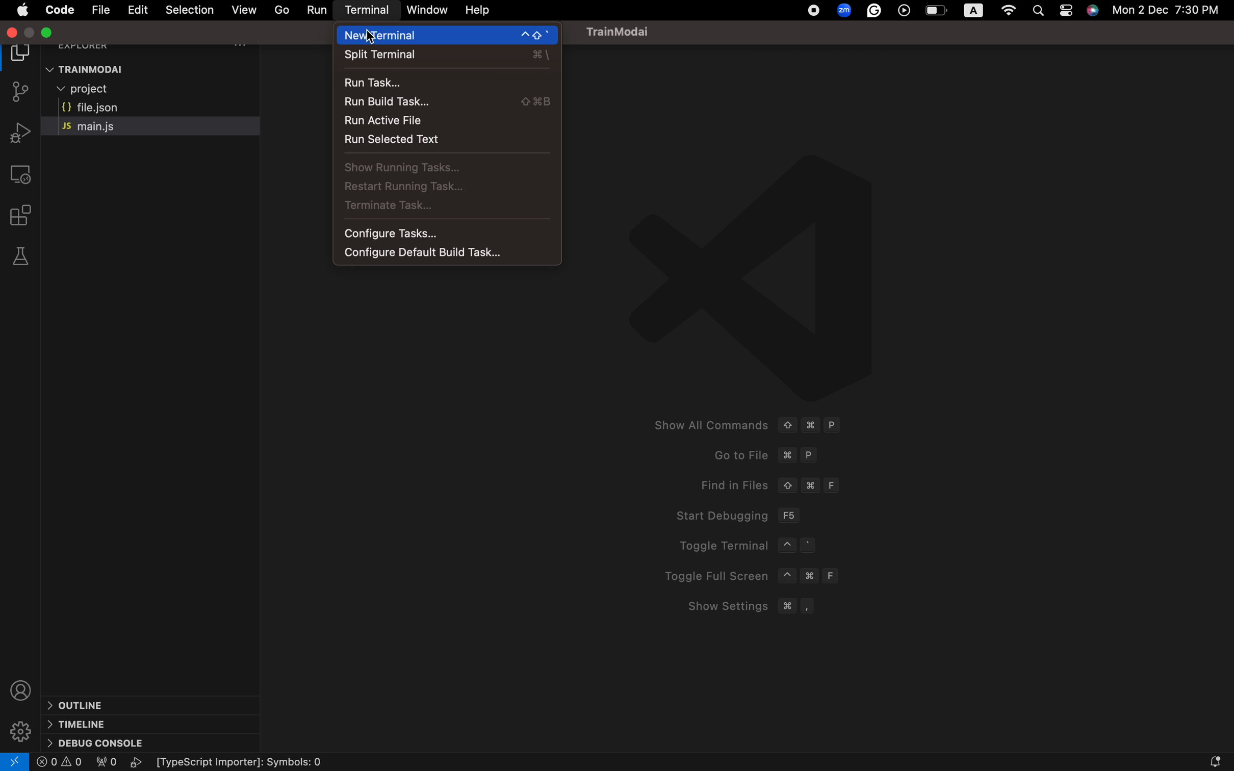 The width and height of the screenshot is (1234, 771). What do you see at coordinates (157, 69) in the screenshot?
I see `files and folders` at bounding box center [157, 69].